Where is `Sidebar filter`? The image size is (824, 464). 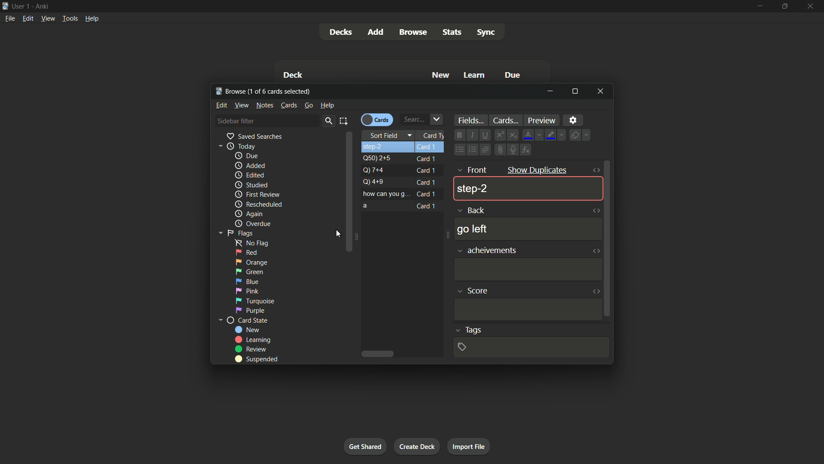 Sidebar filter is located at coordinates (236, 121).